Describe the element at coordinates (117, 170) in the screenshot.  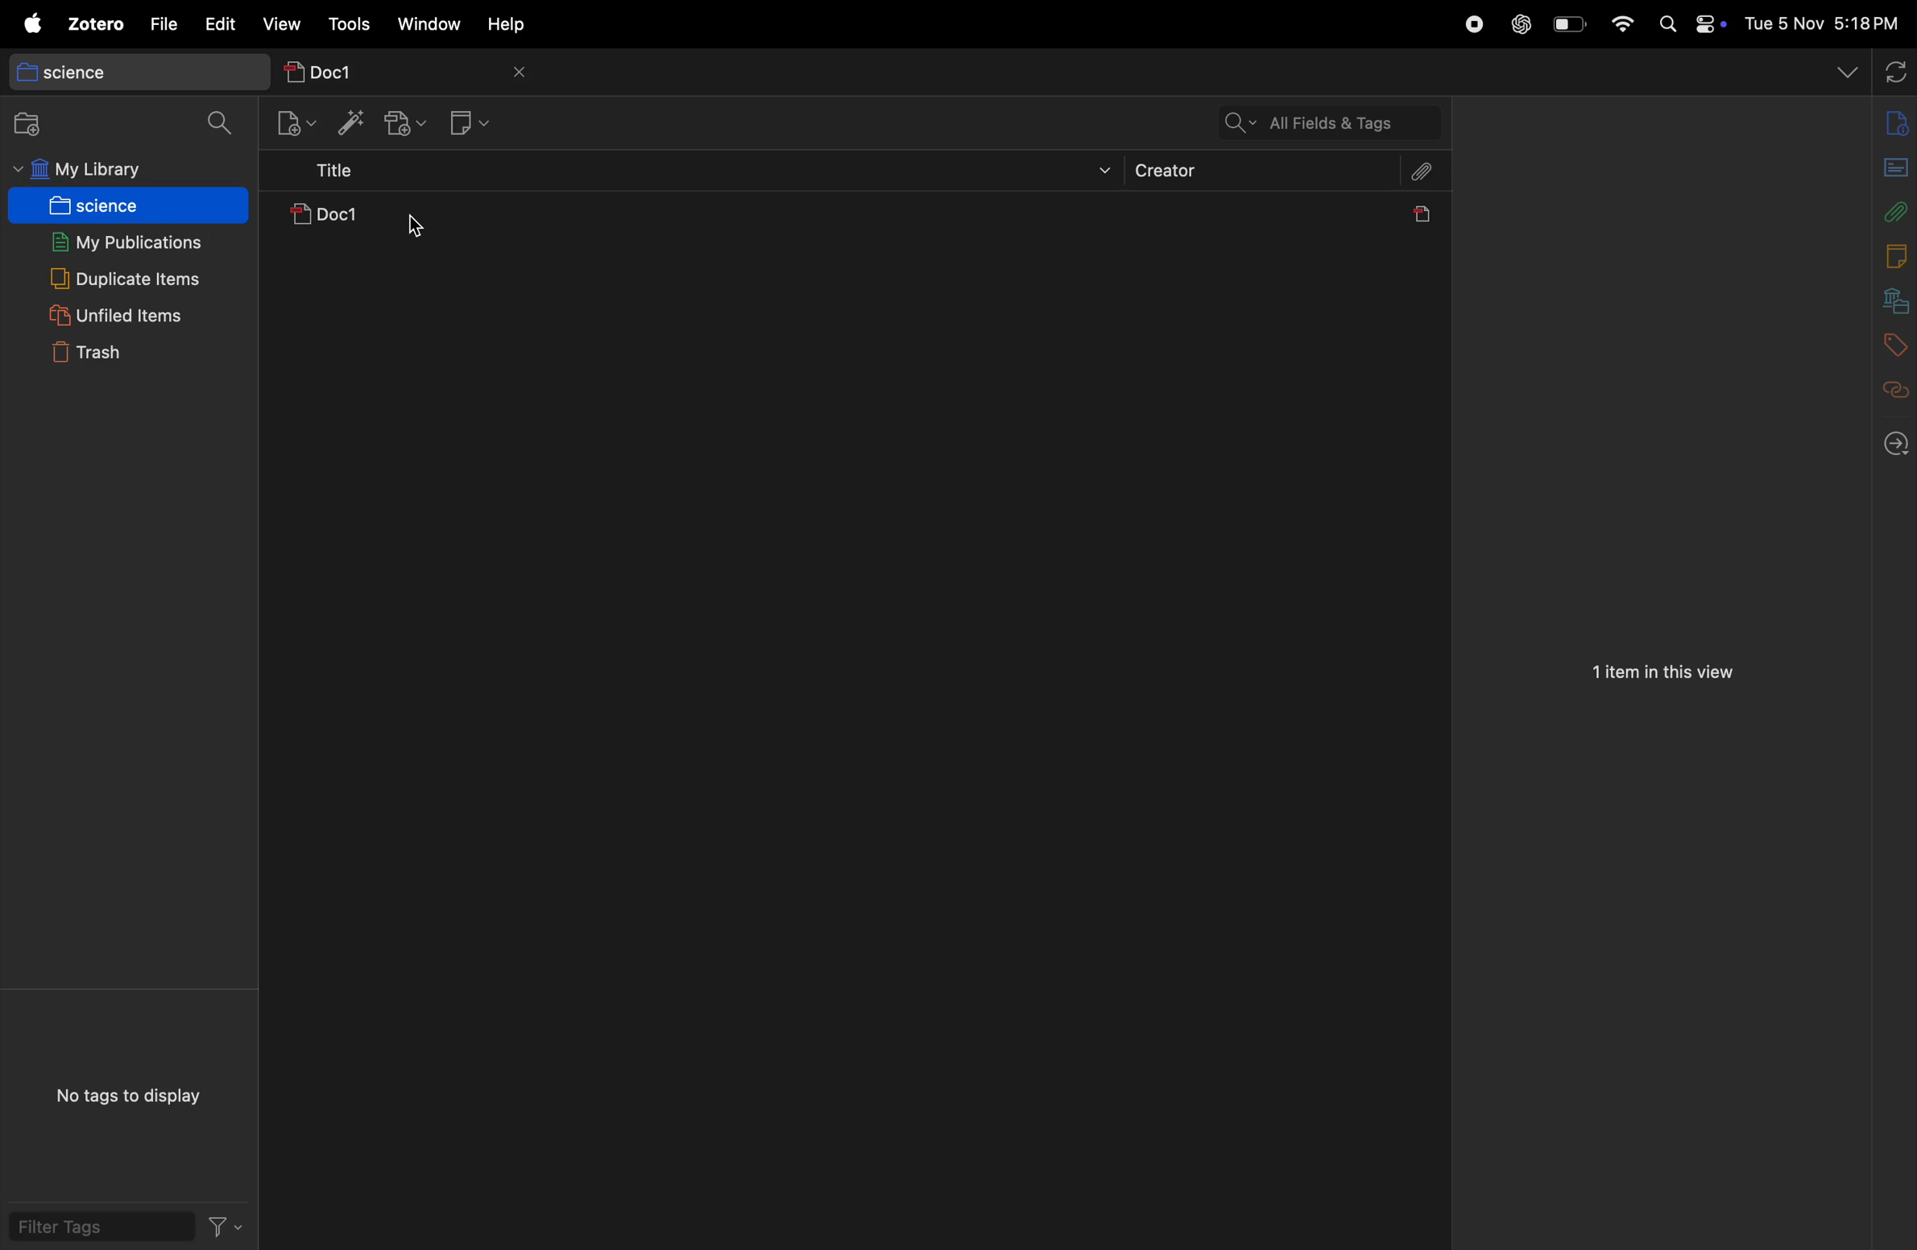
I see `My library` at that location.